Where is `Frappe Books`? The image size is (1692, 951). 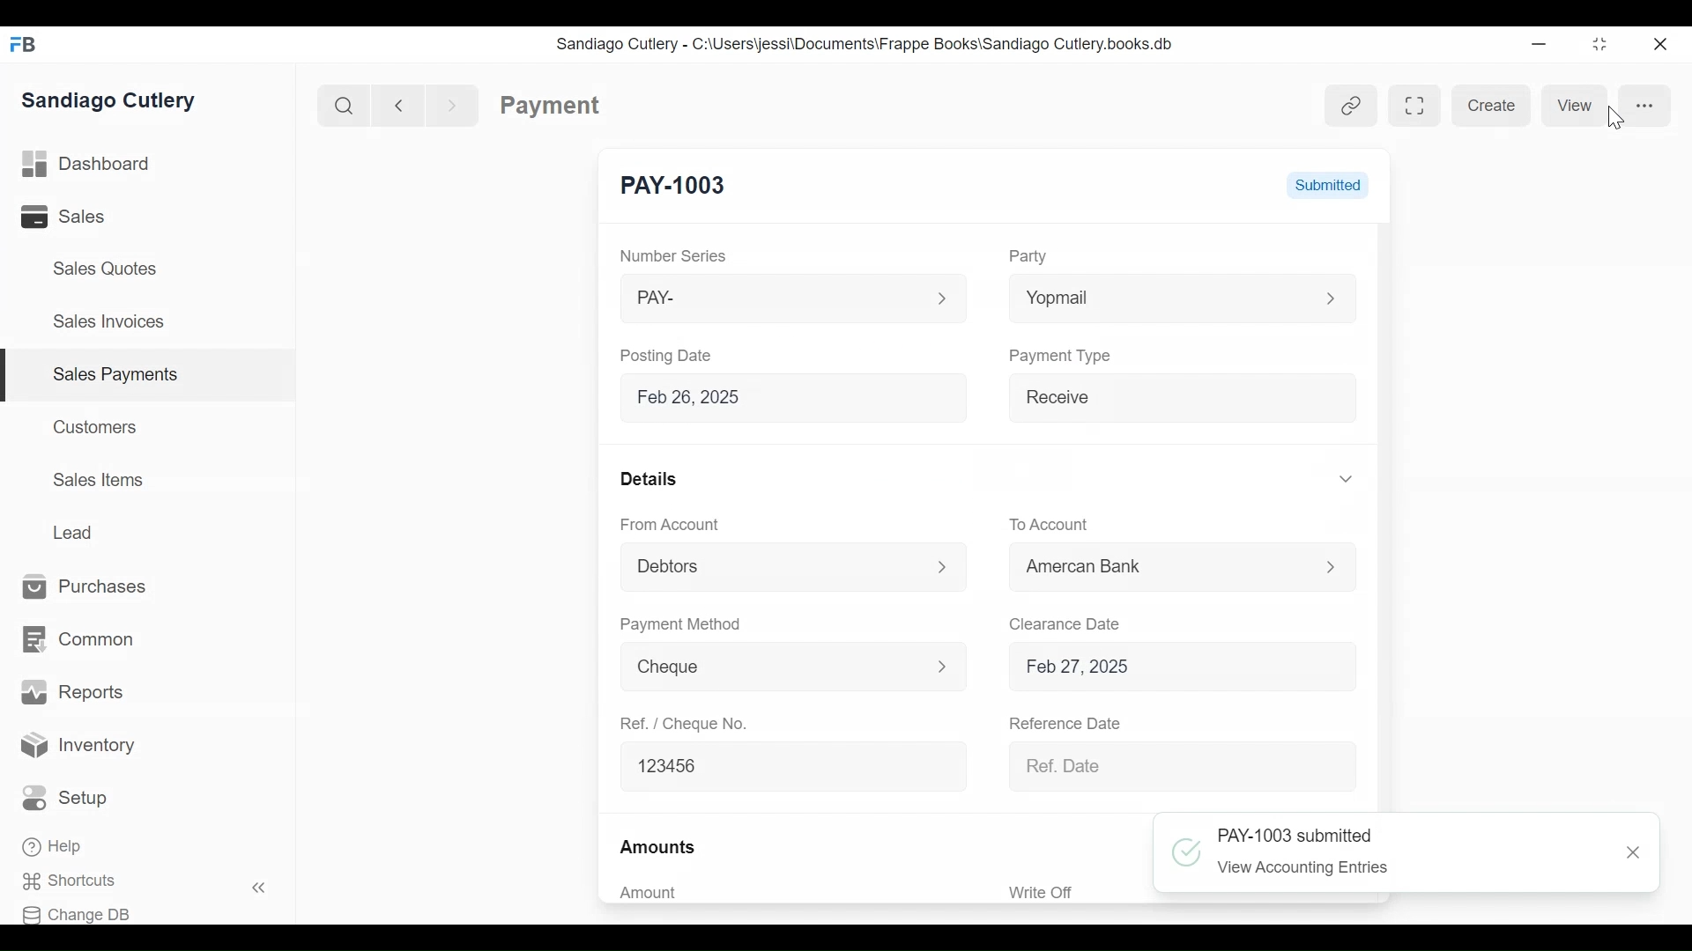
Frappe Books is located at coordinates (25, 44).